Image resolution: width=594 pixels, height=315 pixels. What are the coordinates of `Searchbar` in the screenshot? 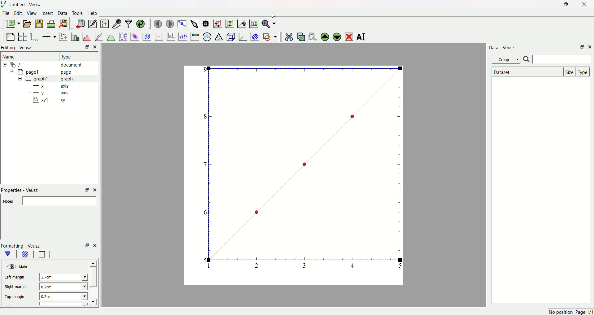 It's located at (557, 60).